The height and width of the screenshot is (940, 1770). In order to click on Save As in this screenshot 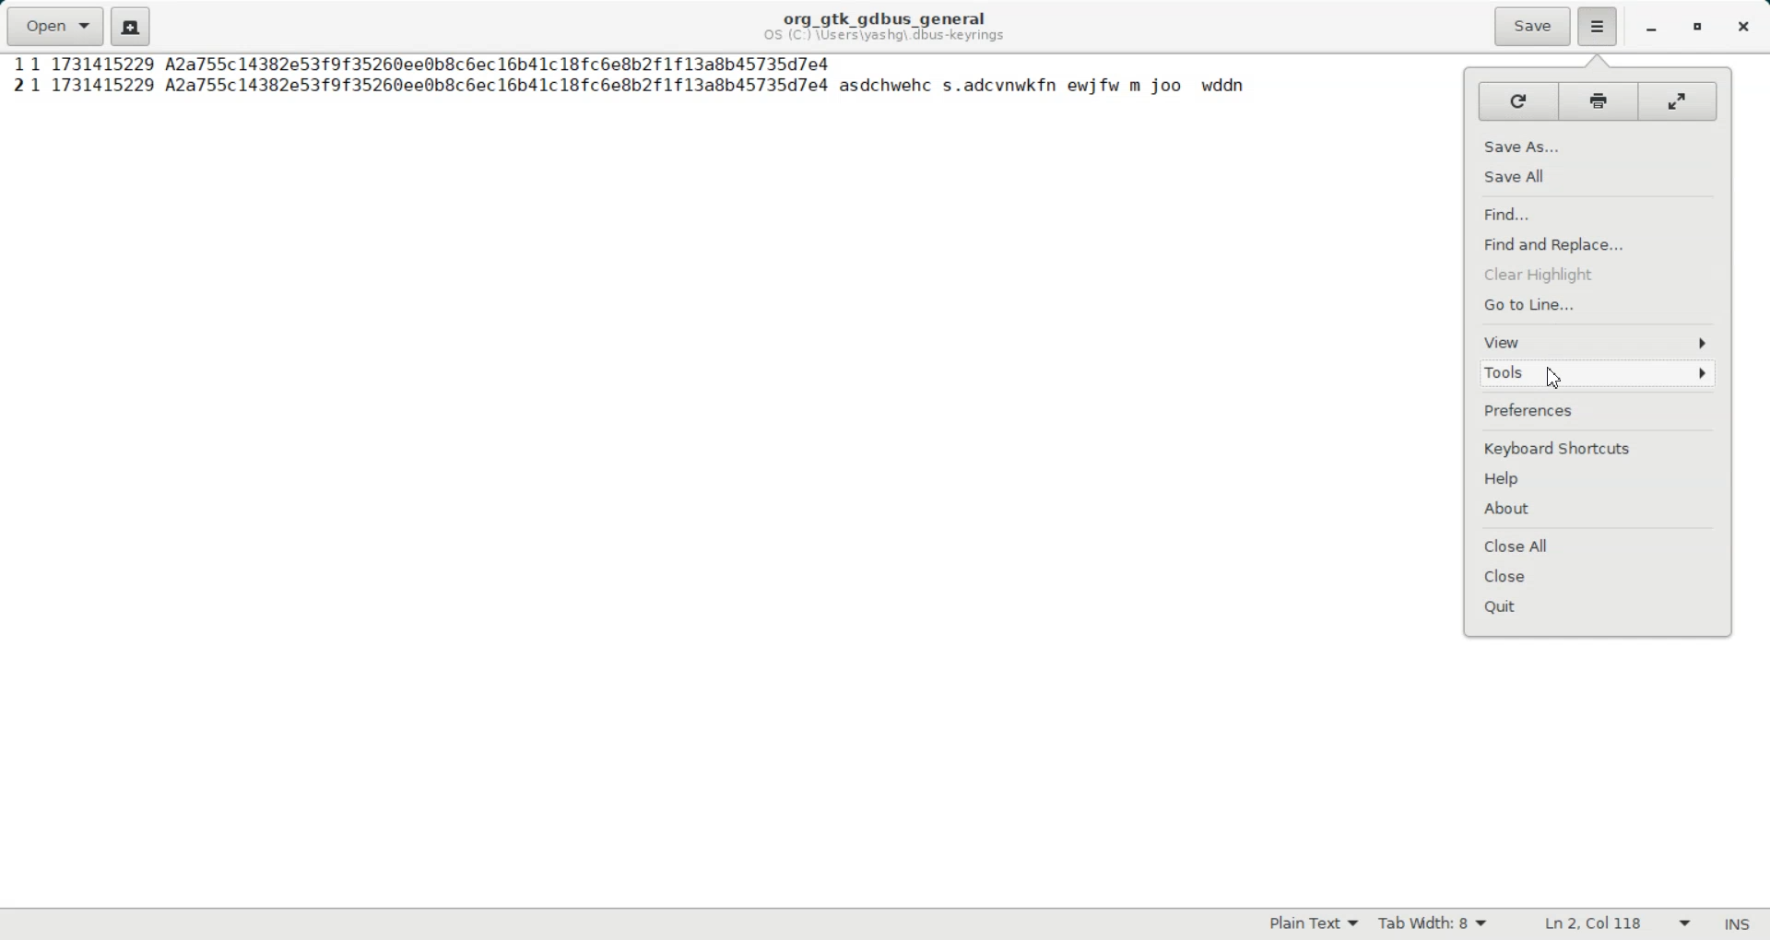, I will do `click(1599, 145)`.